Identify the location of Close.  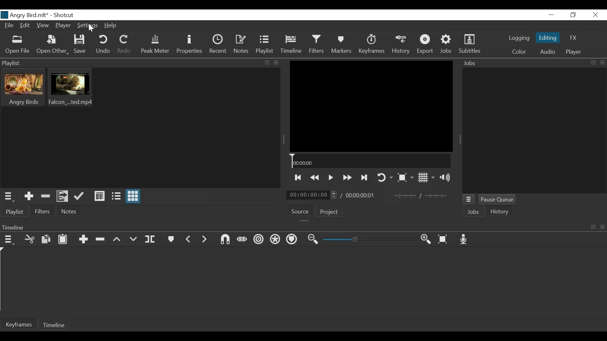
(595, 15).